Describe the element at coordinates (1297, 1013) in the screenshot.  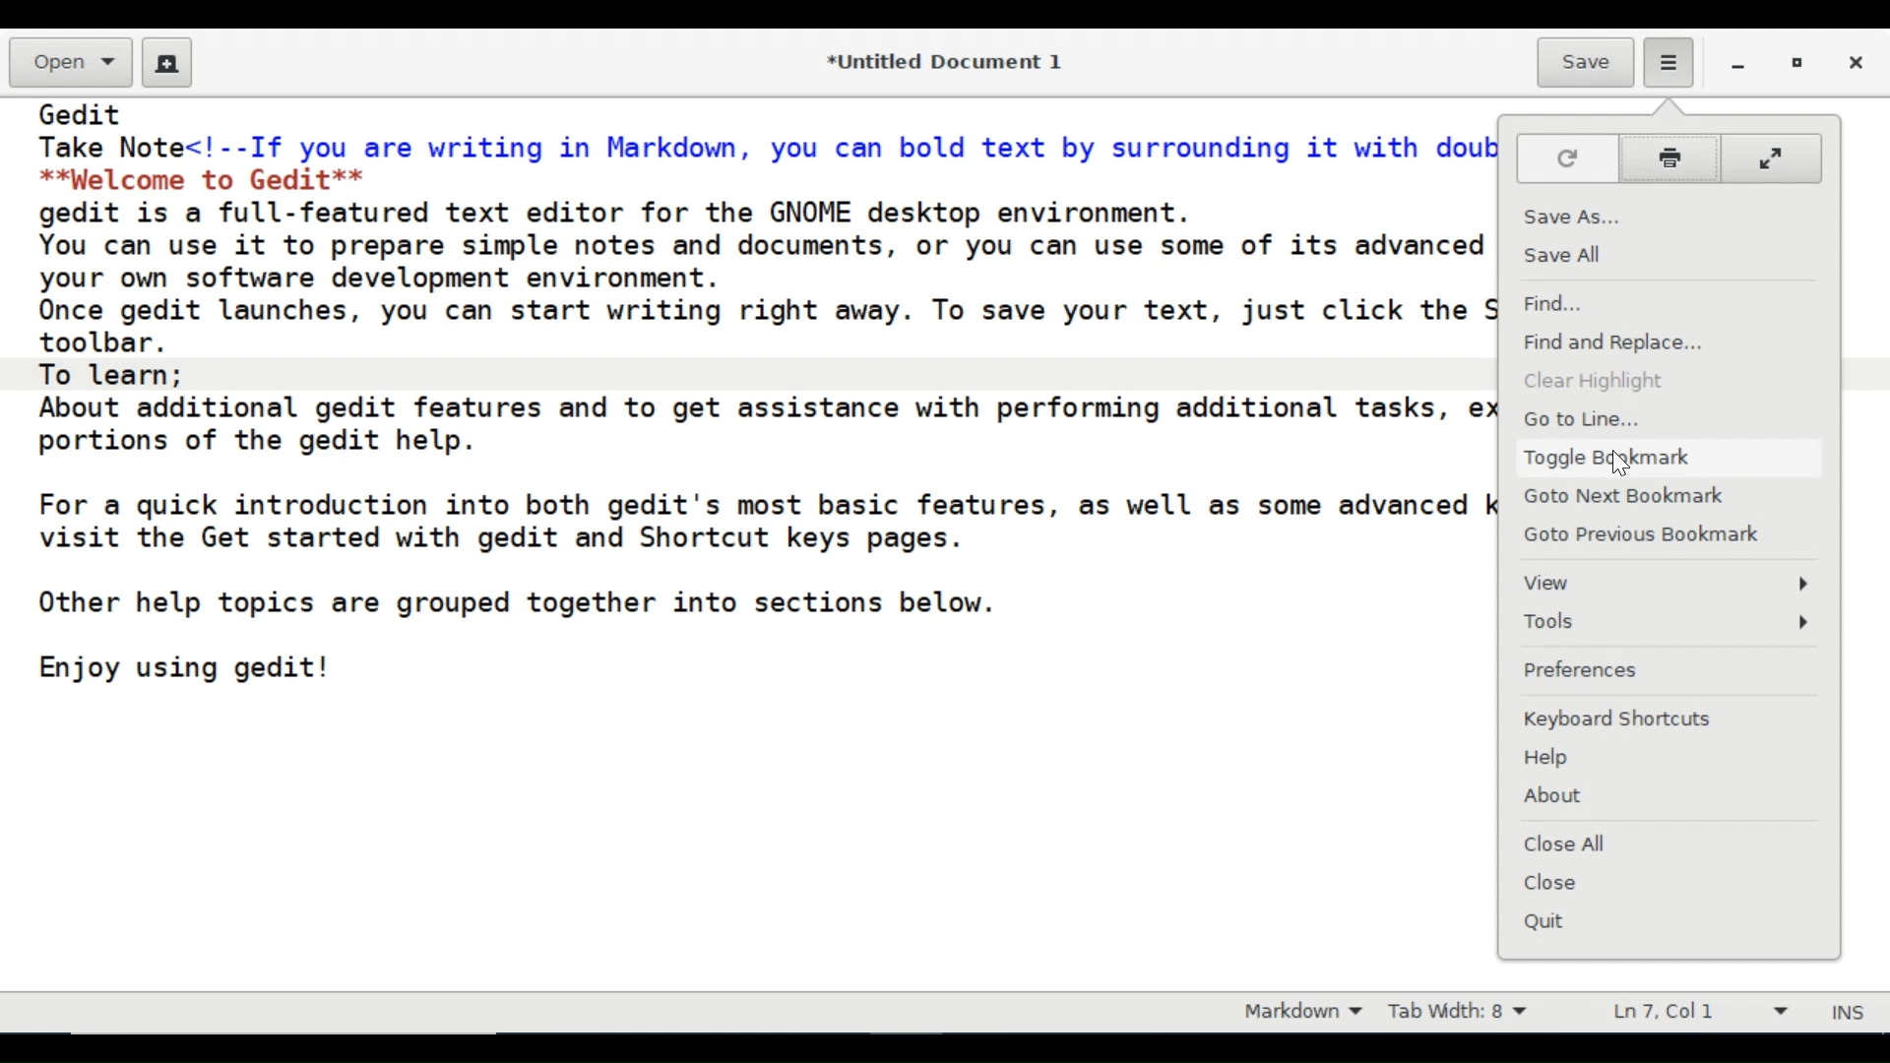
I see `Markdown` at that location.